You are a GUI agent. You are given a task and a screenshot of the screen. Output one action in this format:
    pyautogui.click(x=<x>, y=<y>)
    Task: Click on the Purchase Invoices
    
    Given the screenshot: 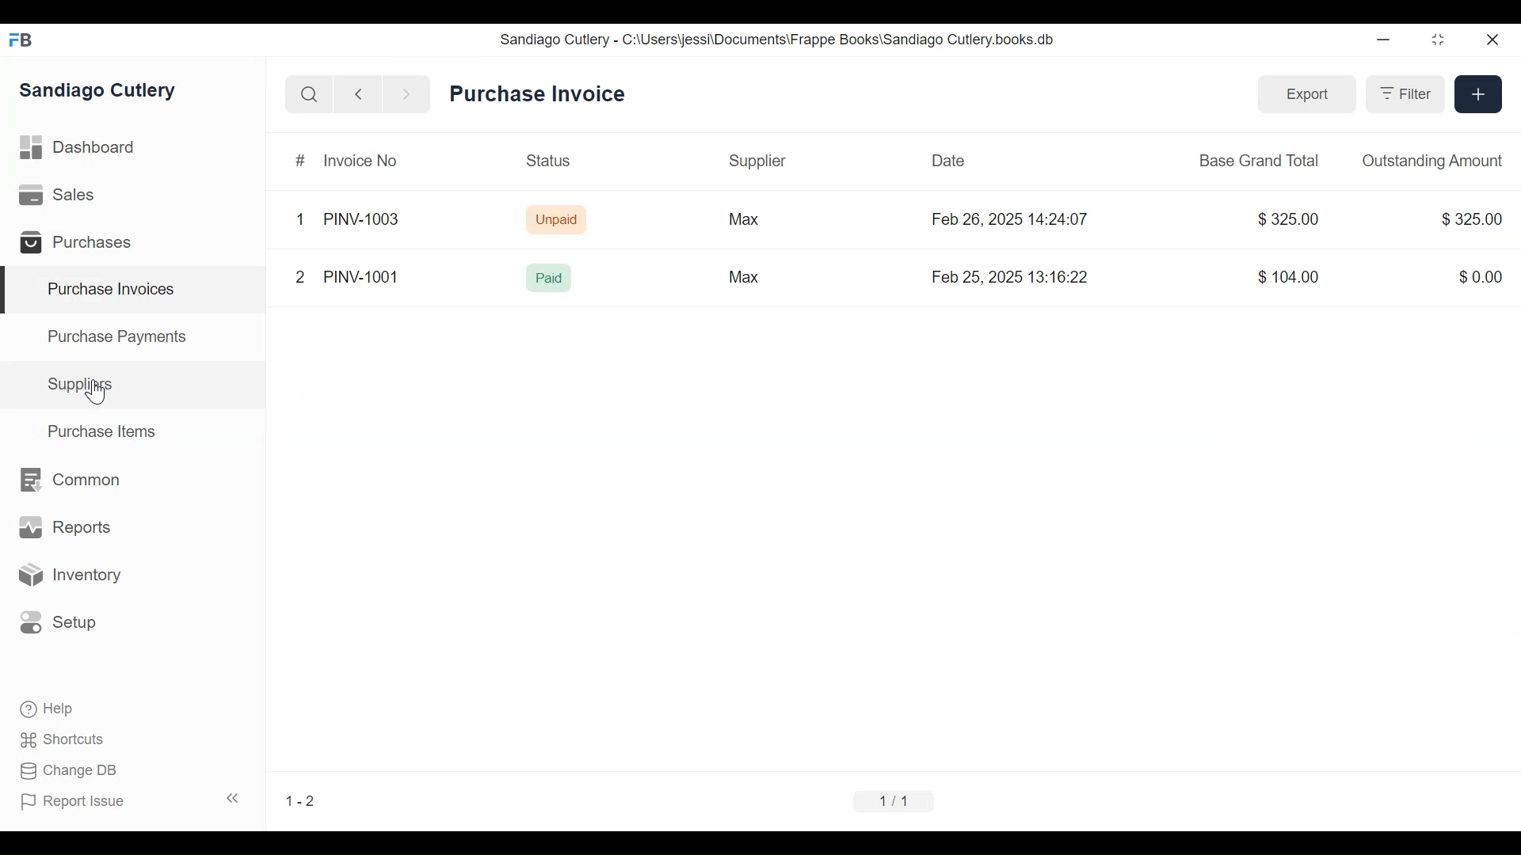 What is the action you would take?
    pyautogui.click(x=115, y=291)
    